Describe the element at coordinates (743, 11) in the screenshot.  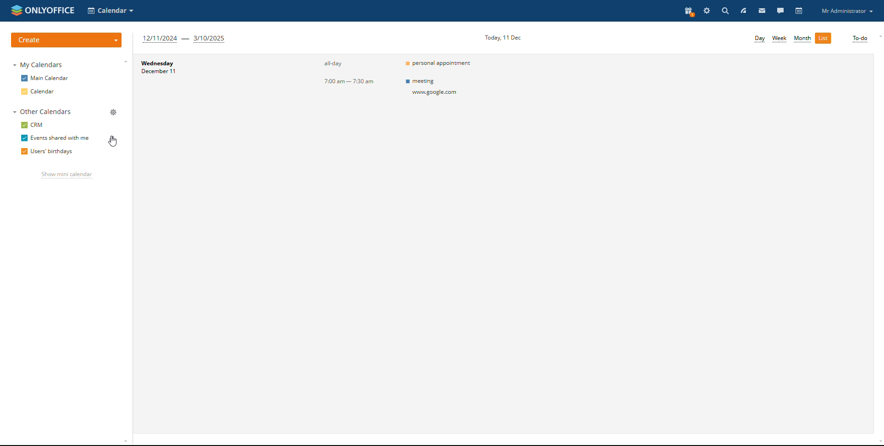
I see `feed` at that location.